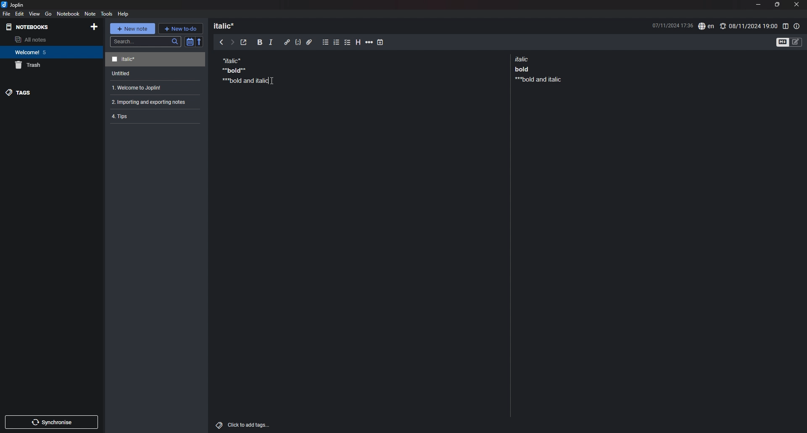  I want to click on note, so click(155, 60).